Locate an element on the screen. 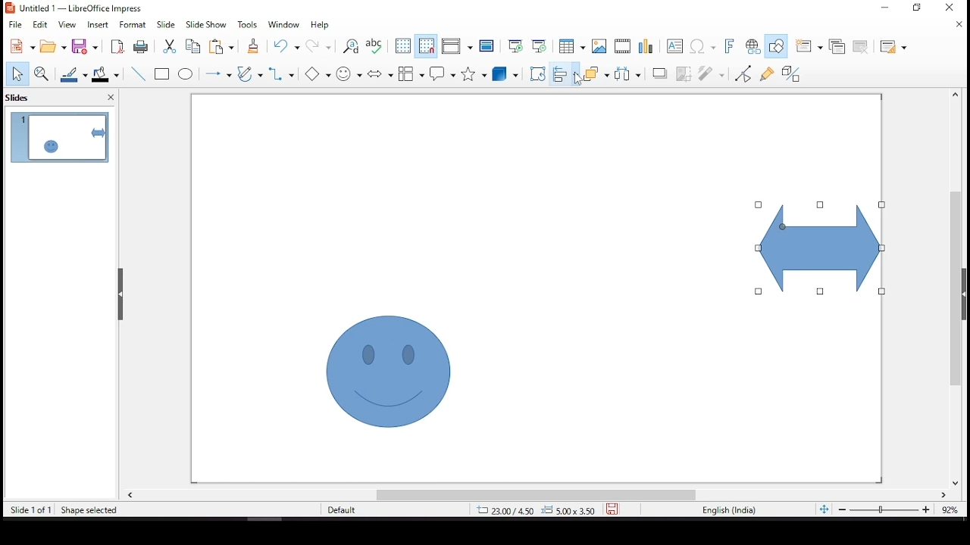 This screenshot has width=970, height=545. delete slide is located at coordinates (863, 47).